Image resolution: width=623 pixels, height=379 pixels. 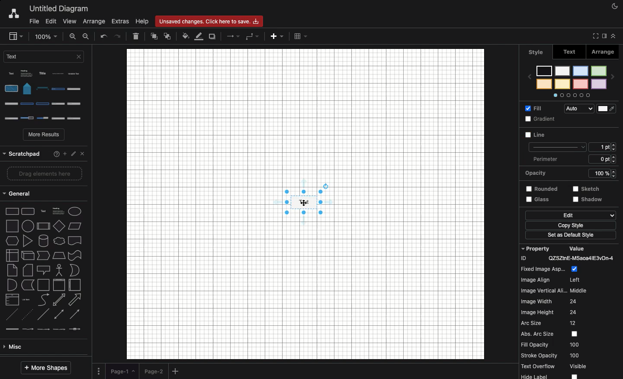 I want to click on Arrow, so click(x=234, y=36).